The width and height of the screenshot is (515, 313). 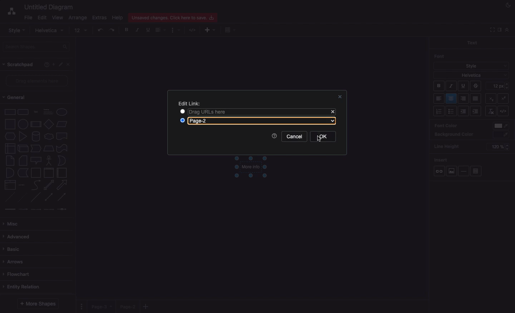 What do you see at coordinates (23, 210) in the screenshot?
I see `connector with label` at bounding box center [23, 210].